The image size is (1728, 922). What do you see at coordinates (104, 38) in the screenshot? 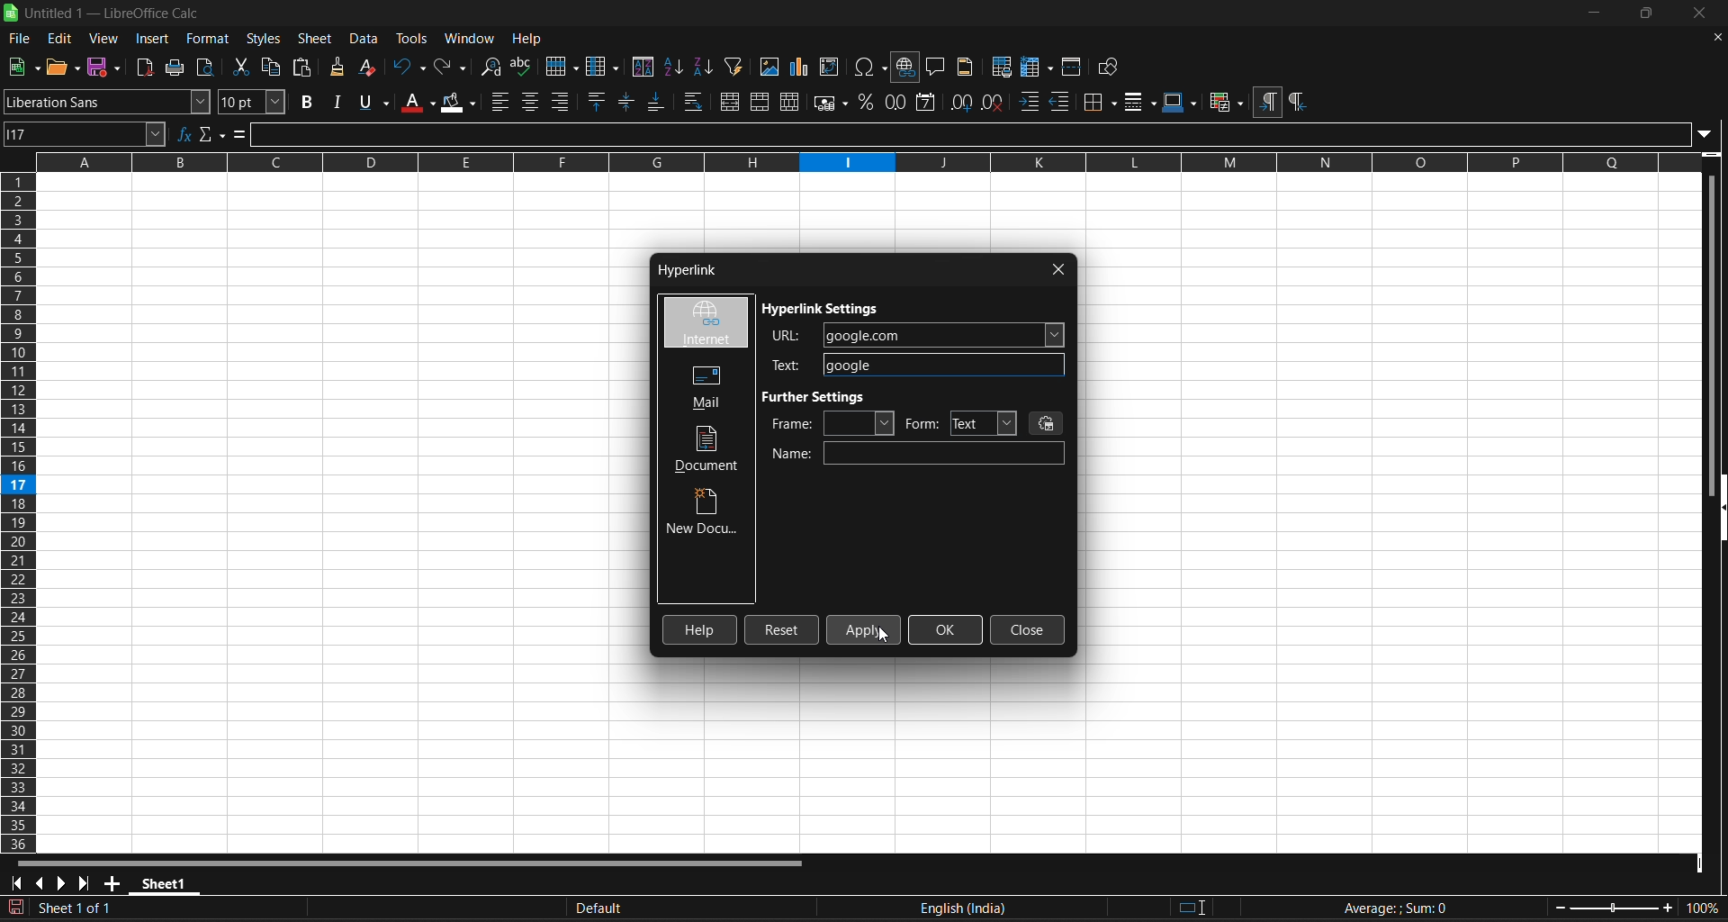
I see `view` at bounding box center [104, 38].